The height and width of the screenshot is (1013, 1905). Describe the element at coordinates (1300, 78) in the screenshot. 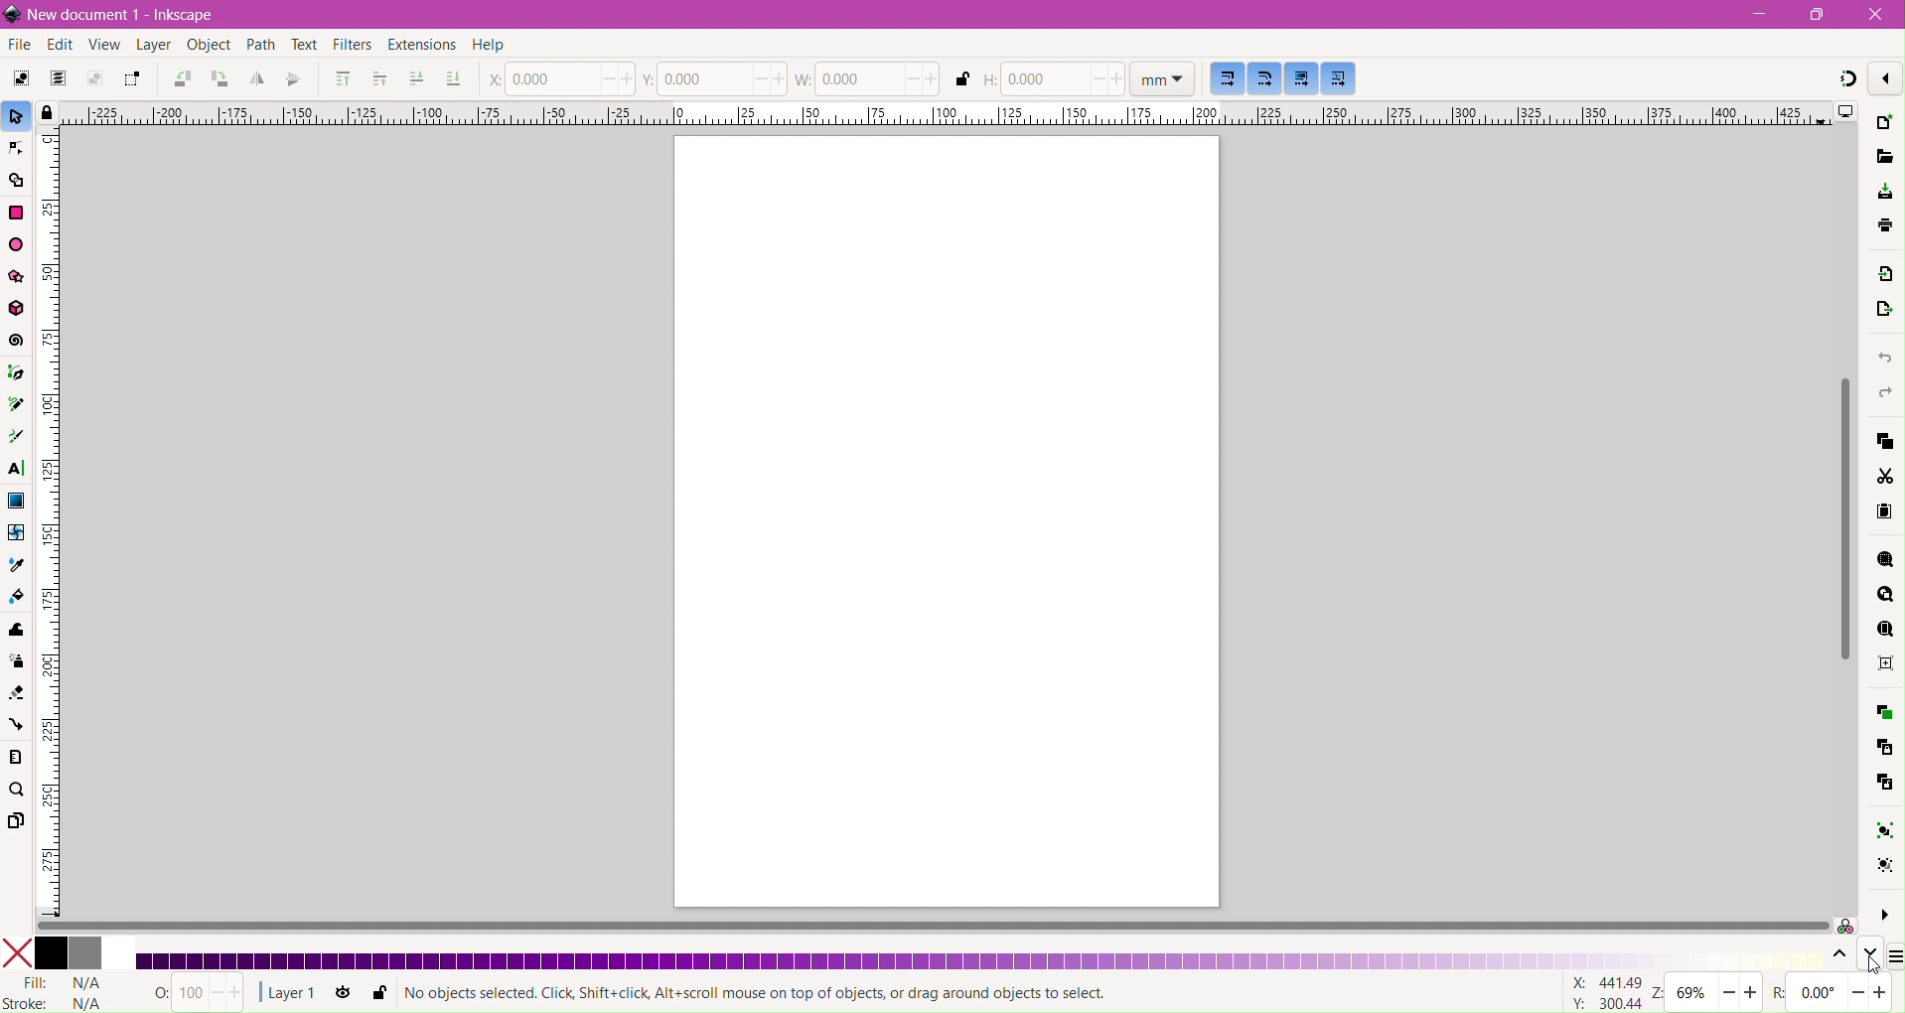

I see `Move gradients along with the objects` at that location.